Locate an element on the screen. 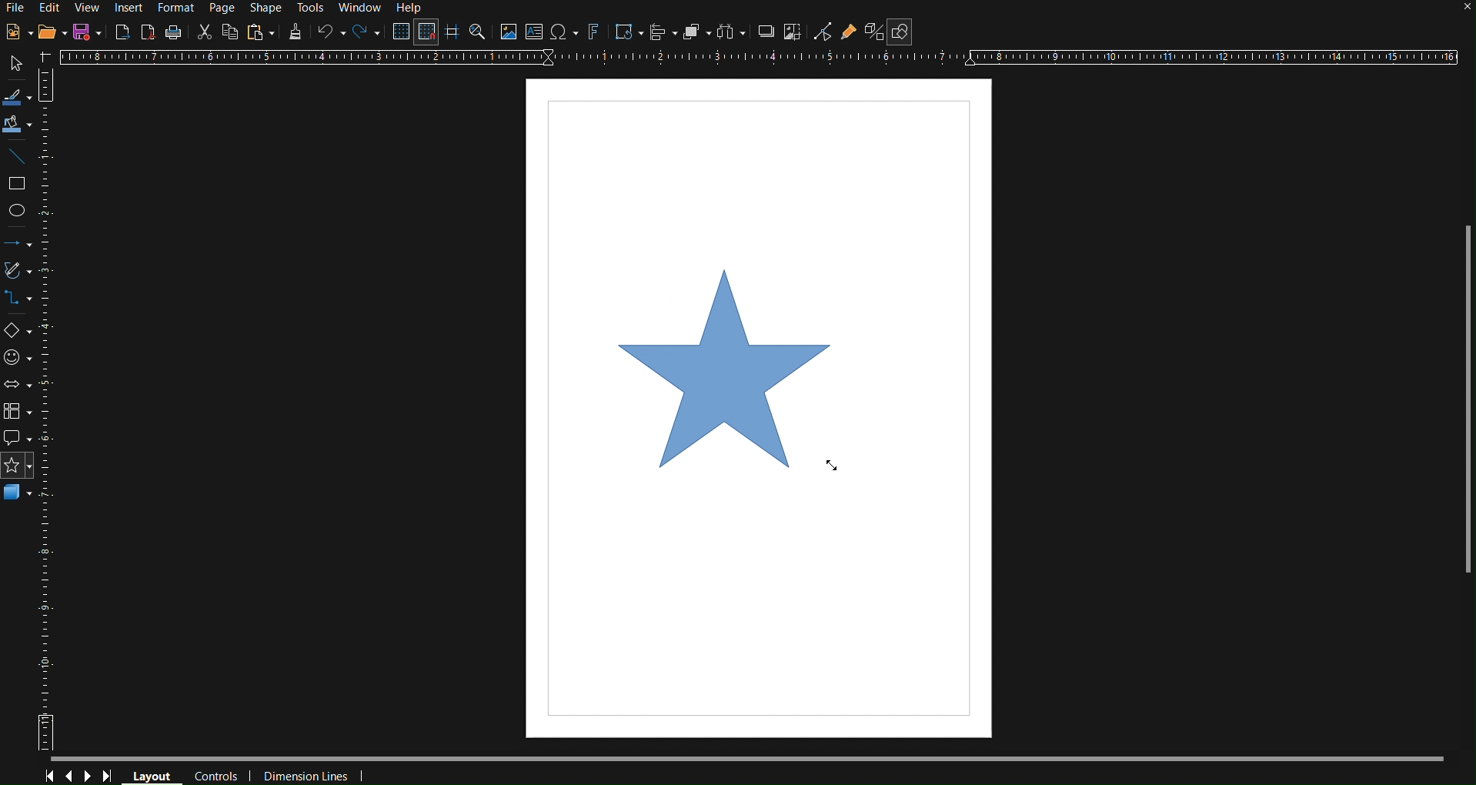 The image size is (1476, 785). Basic Shapes is located at coordinates (18, 332).